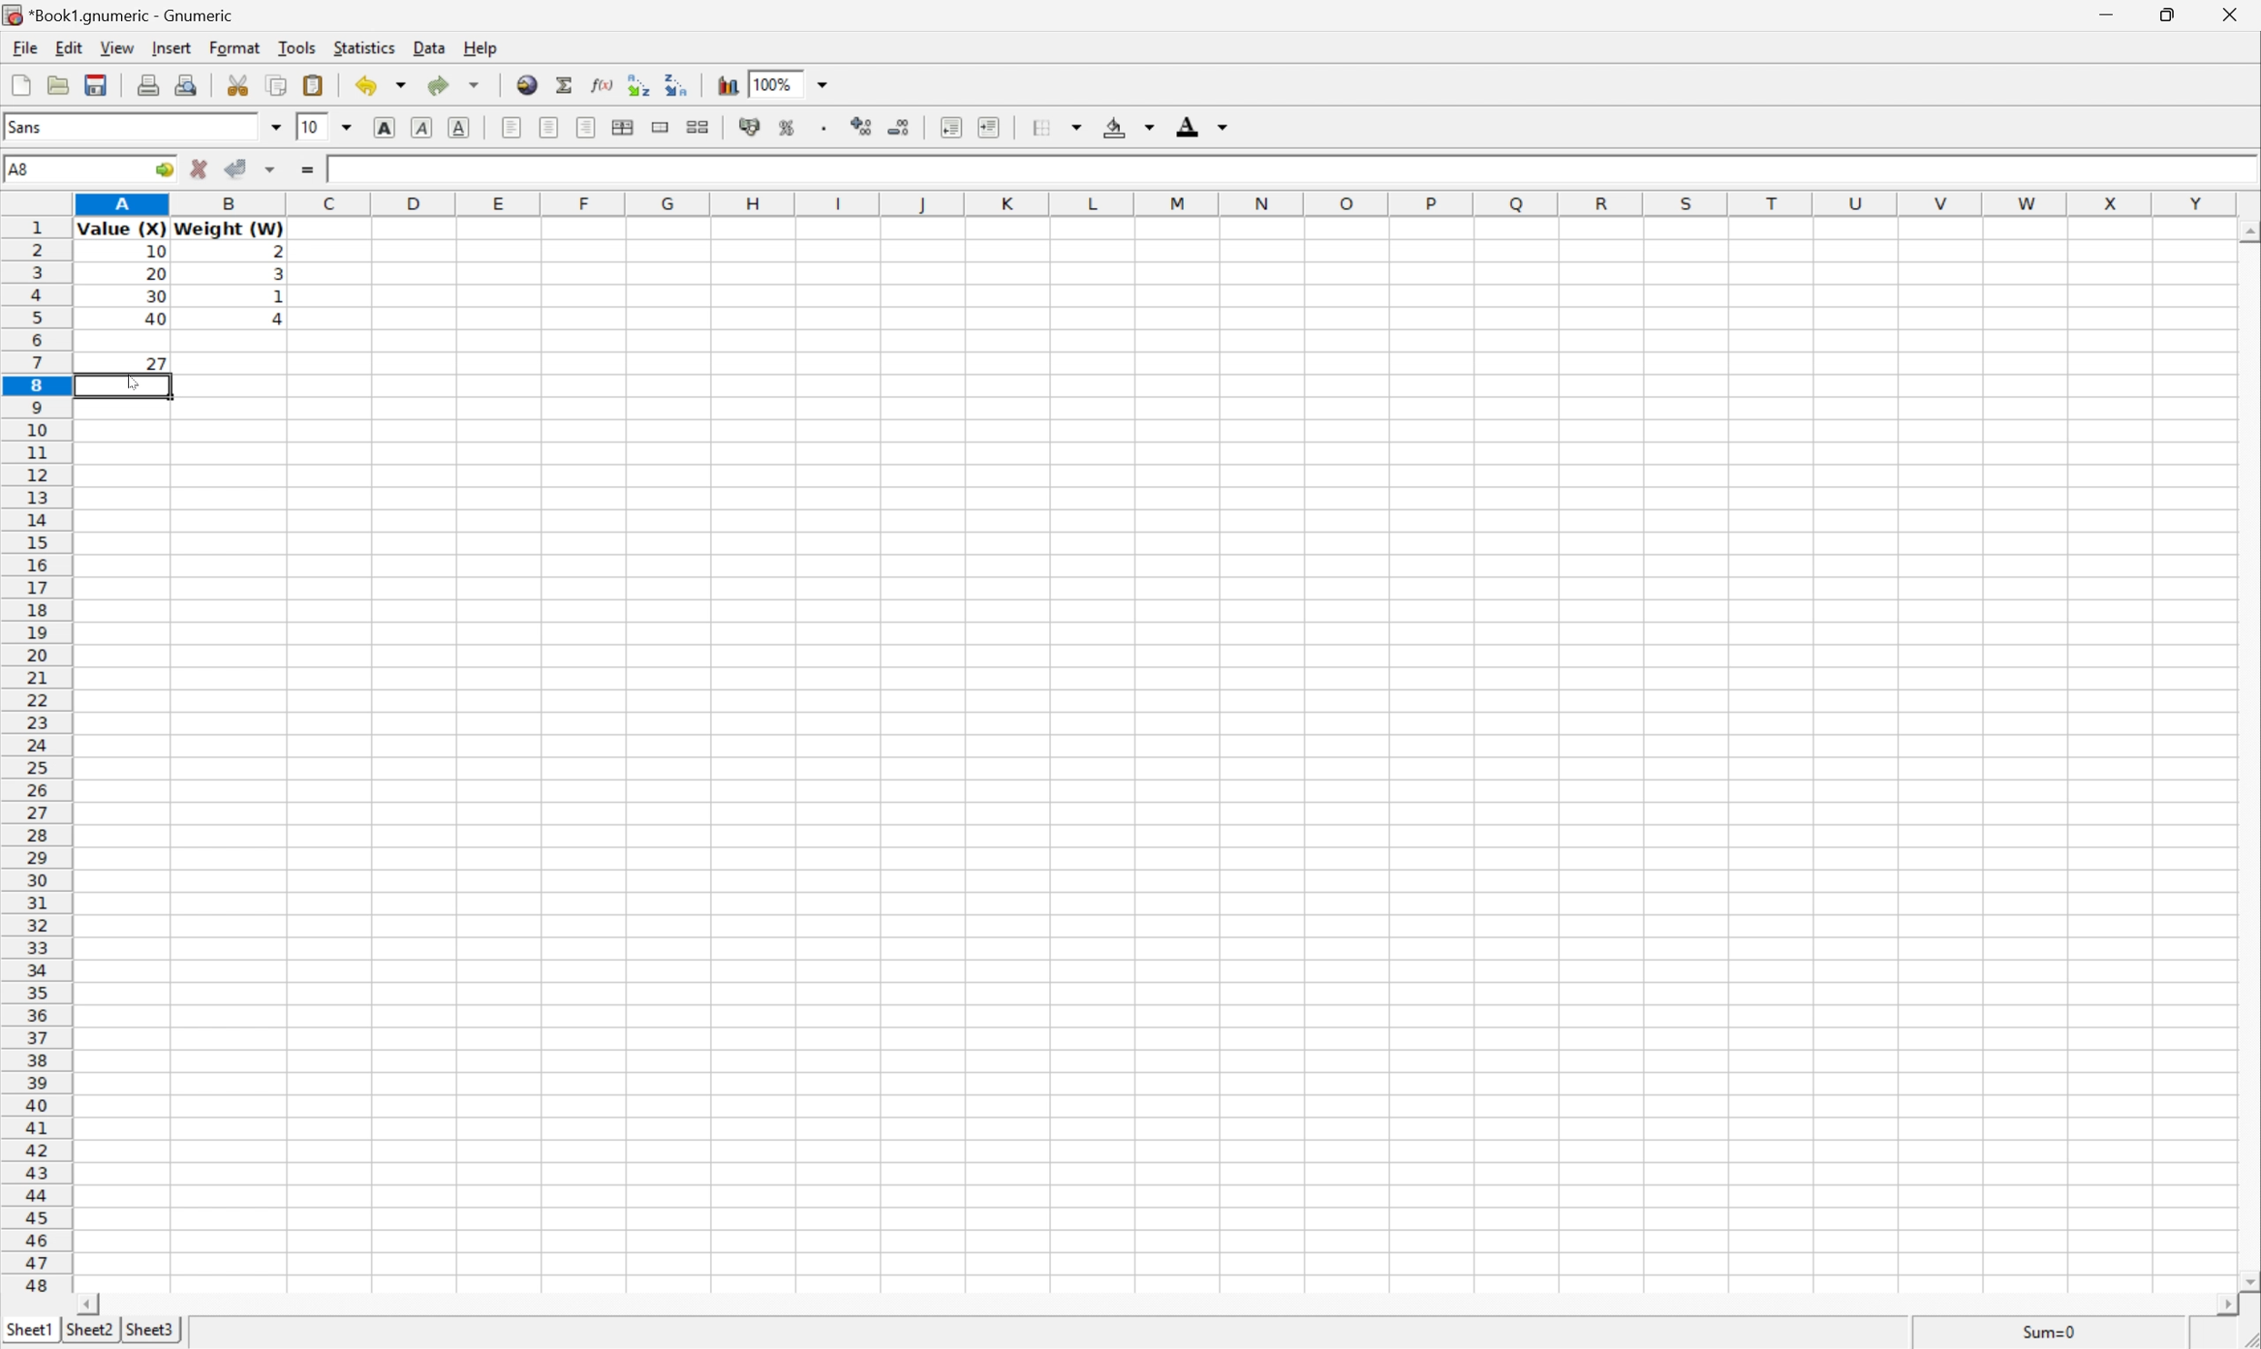 The image size is (2261, 1349). What do you see at coordinates (428, 48) in the screenshot?
I see `Data` at bounding box center [428, 48].